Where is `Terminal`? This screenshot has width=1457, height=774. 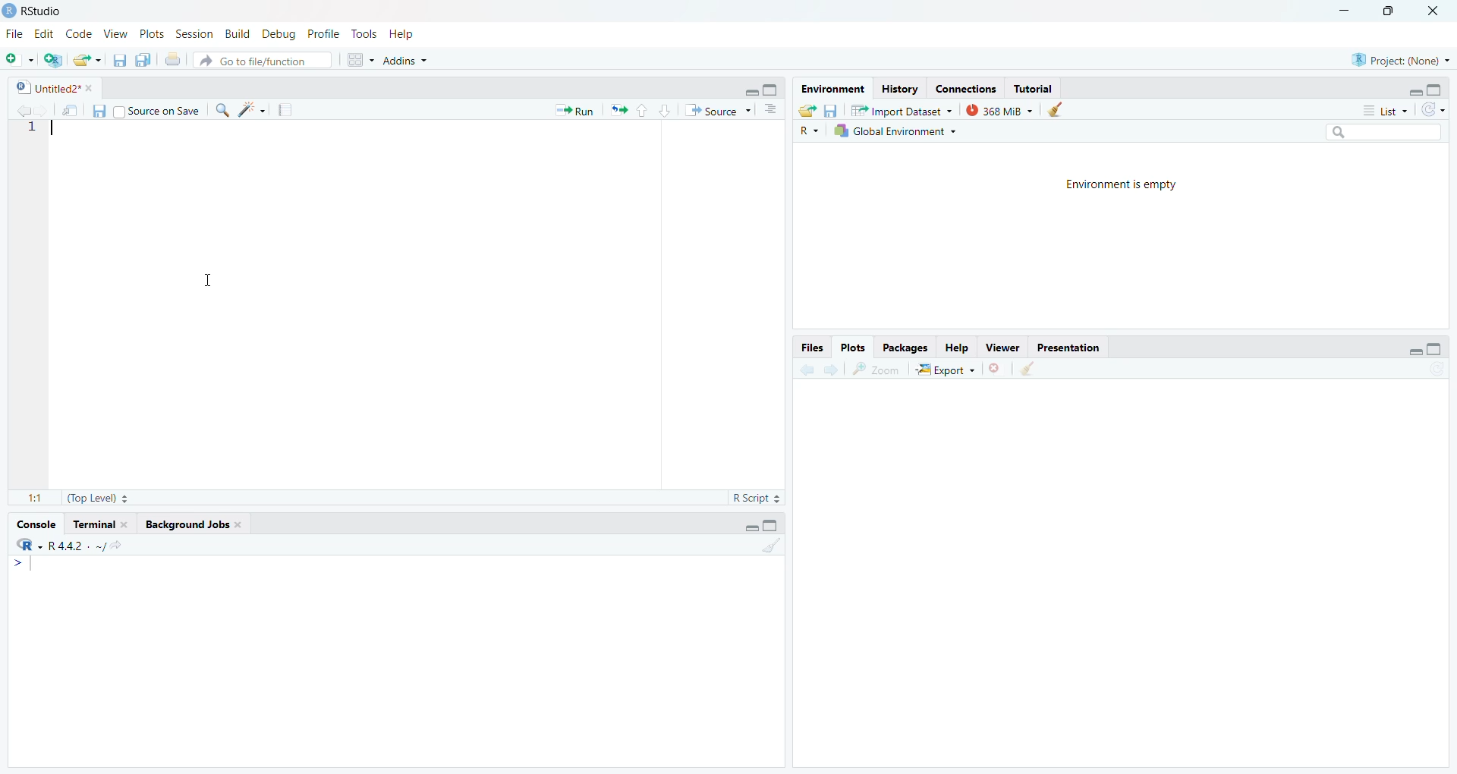 Terminal is located at coordinates (99, 524).